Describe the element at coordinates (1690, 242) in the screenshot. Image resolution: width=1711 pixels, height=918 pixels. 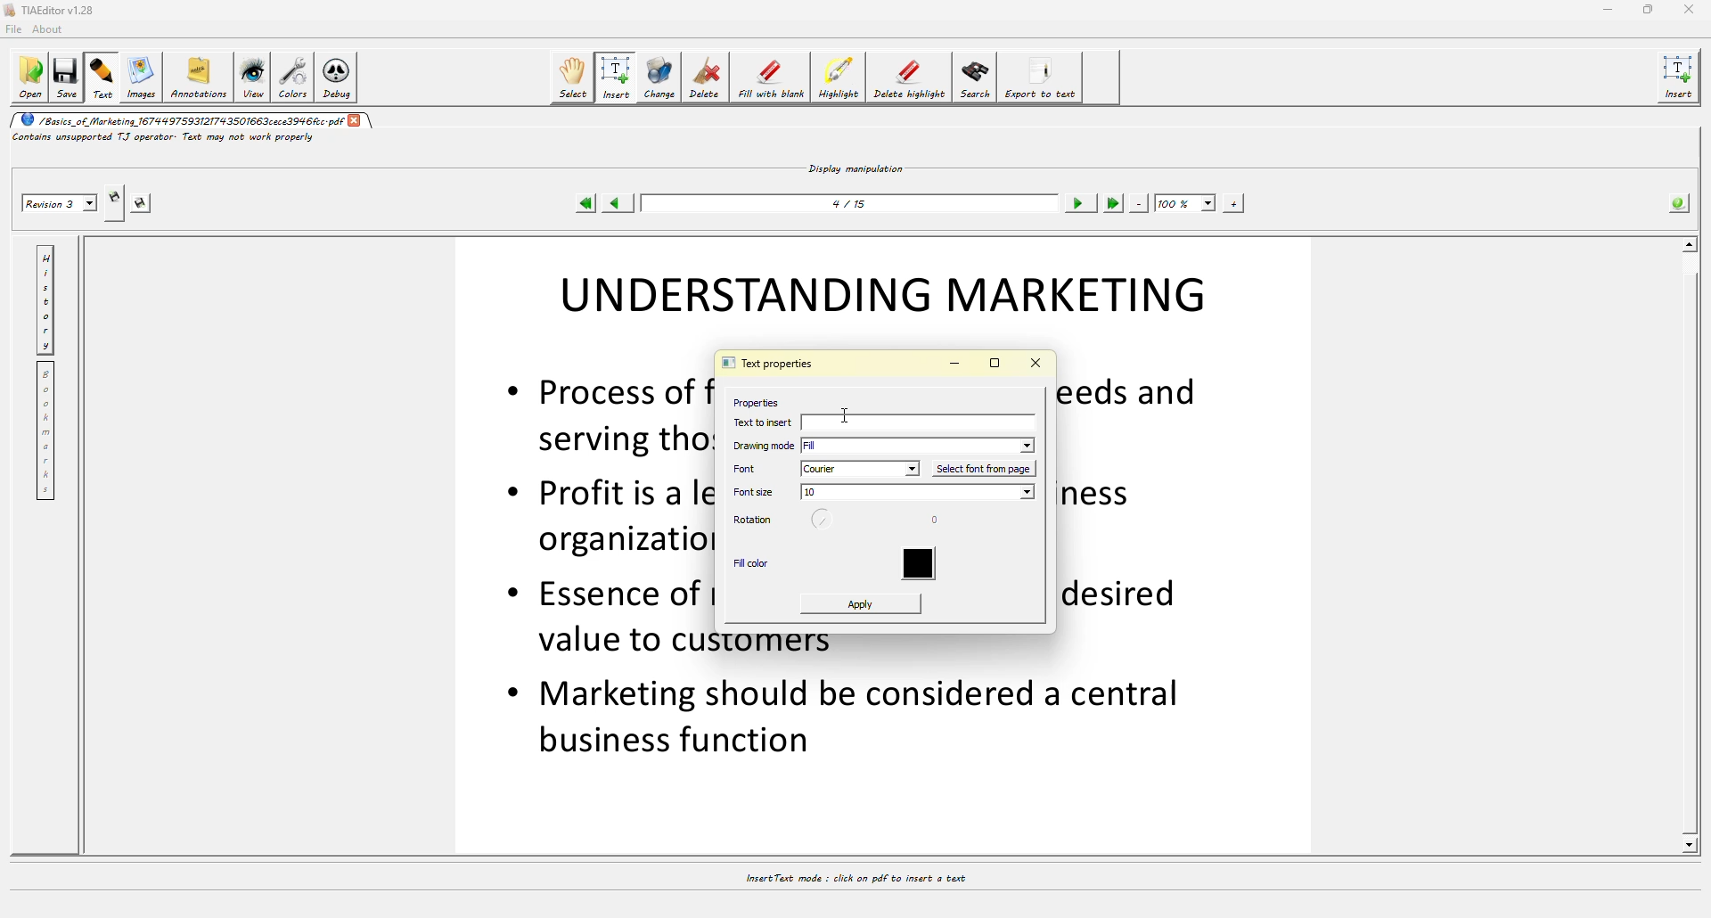
I see `scroll up` at that location.